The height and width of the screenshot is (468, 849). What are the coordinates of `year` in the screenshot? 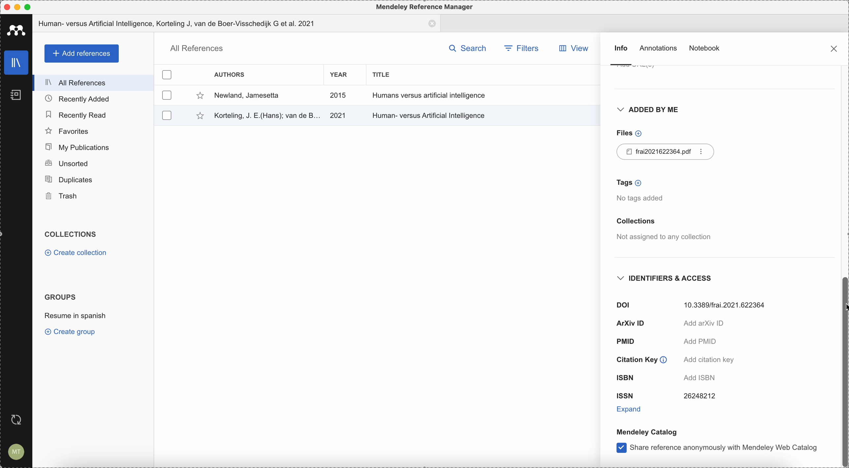 It's located at (338, 75).